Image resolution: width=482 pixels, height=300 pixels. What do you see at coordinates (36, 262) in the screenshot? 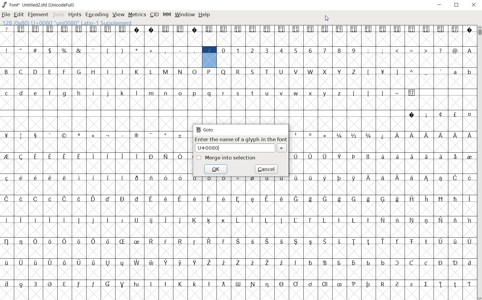
I see `glyph` at bounding box center [36, 262].